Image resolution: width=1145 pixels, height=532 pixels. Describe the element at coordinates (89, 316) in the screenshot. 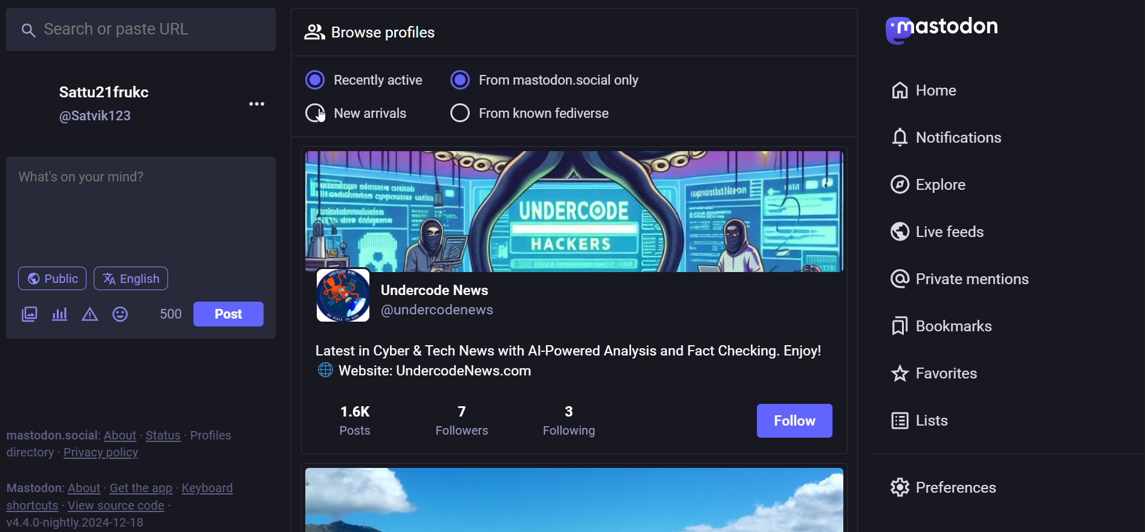

I see `content warning` at that location.